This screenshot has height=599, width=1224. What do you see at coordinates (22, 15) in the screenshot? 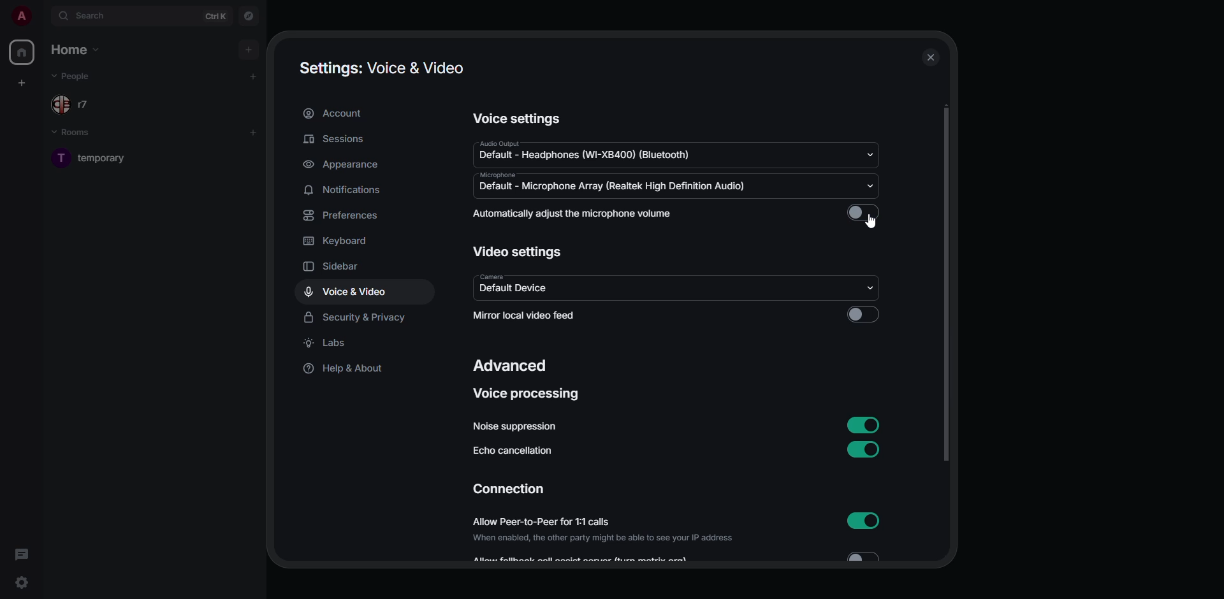
I see `a` at bounding box center [22, 15].